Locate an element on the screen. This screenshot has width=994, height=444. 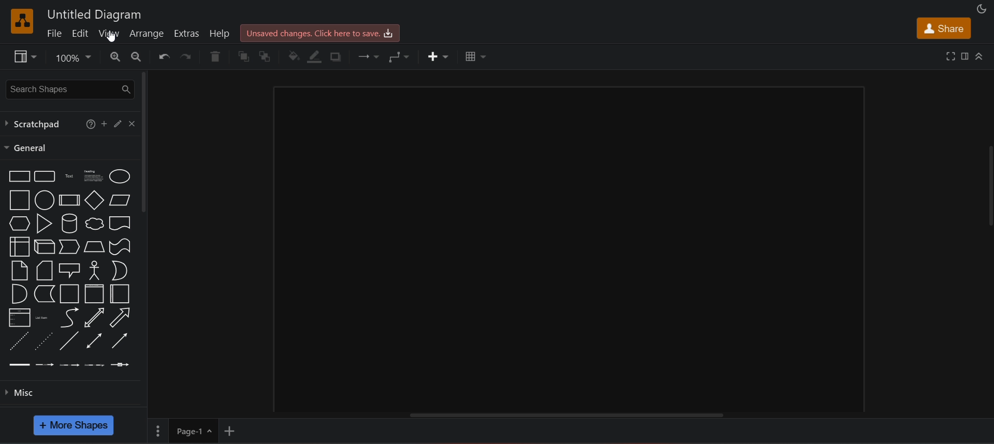
ellipse is located at coordinates (120, 175).